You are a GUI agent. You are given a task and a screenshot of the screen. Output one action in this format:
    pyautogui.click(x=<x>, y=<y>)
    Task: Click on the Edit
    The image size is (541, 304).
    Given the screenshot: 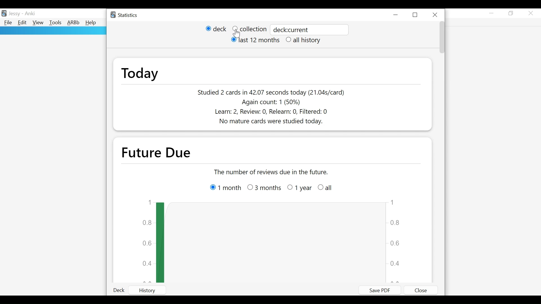 What is the action you would take?
    pyautogui.click(x=23, y=23)
    